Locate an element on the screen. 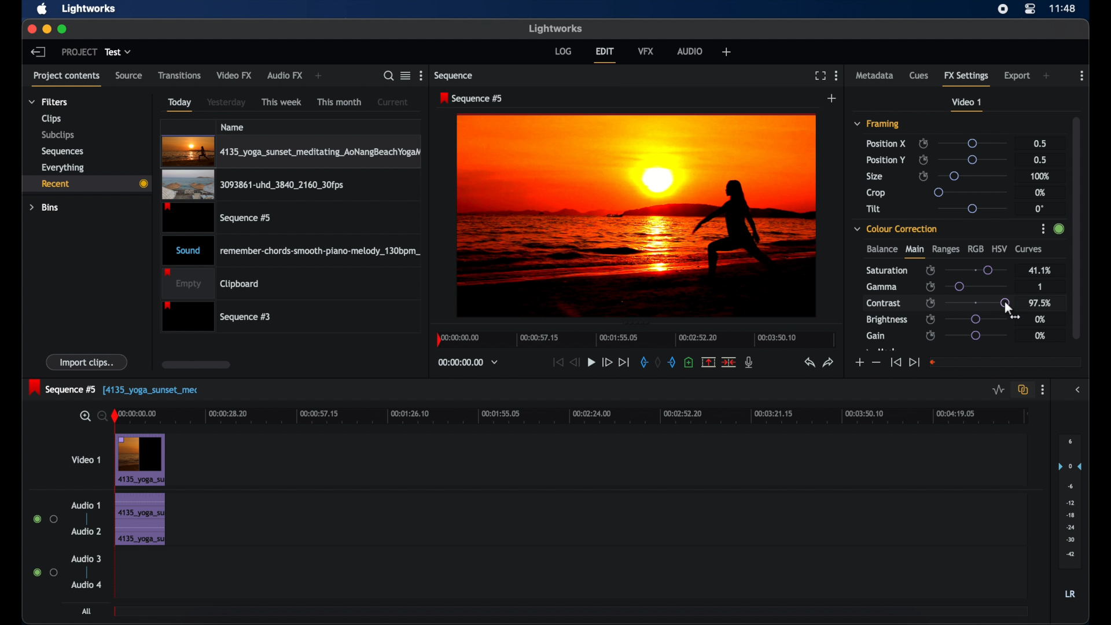 The height and width of the screenshot is (625, 1111). enable/disable keyframes is located at coordinates (930, 336).